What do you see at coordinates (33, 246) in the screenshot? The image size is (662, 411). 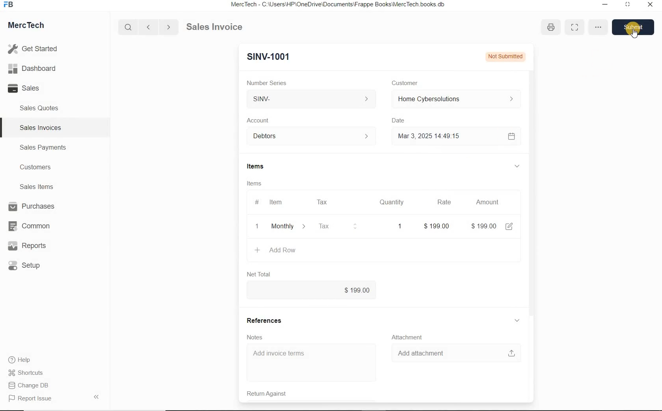 I see `Reports` at bounding box center [33, 246].